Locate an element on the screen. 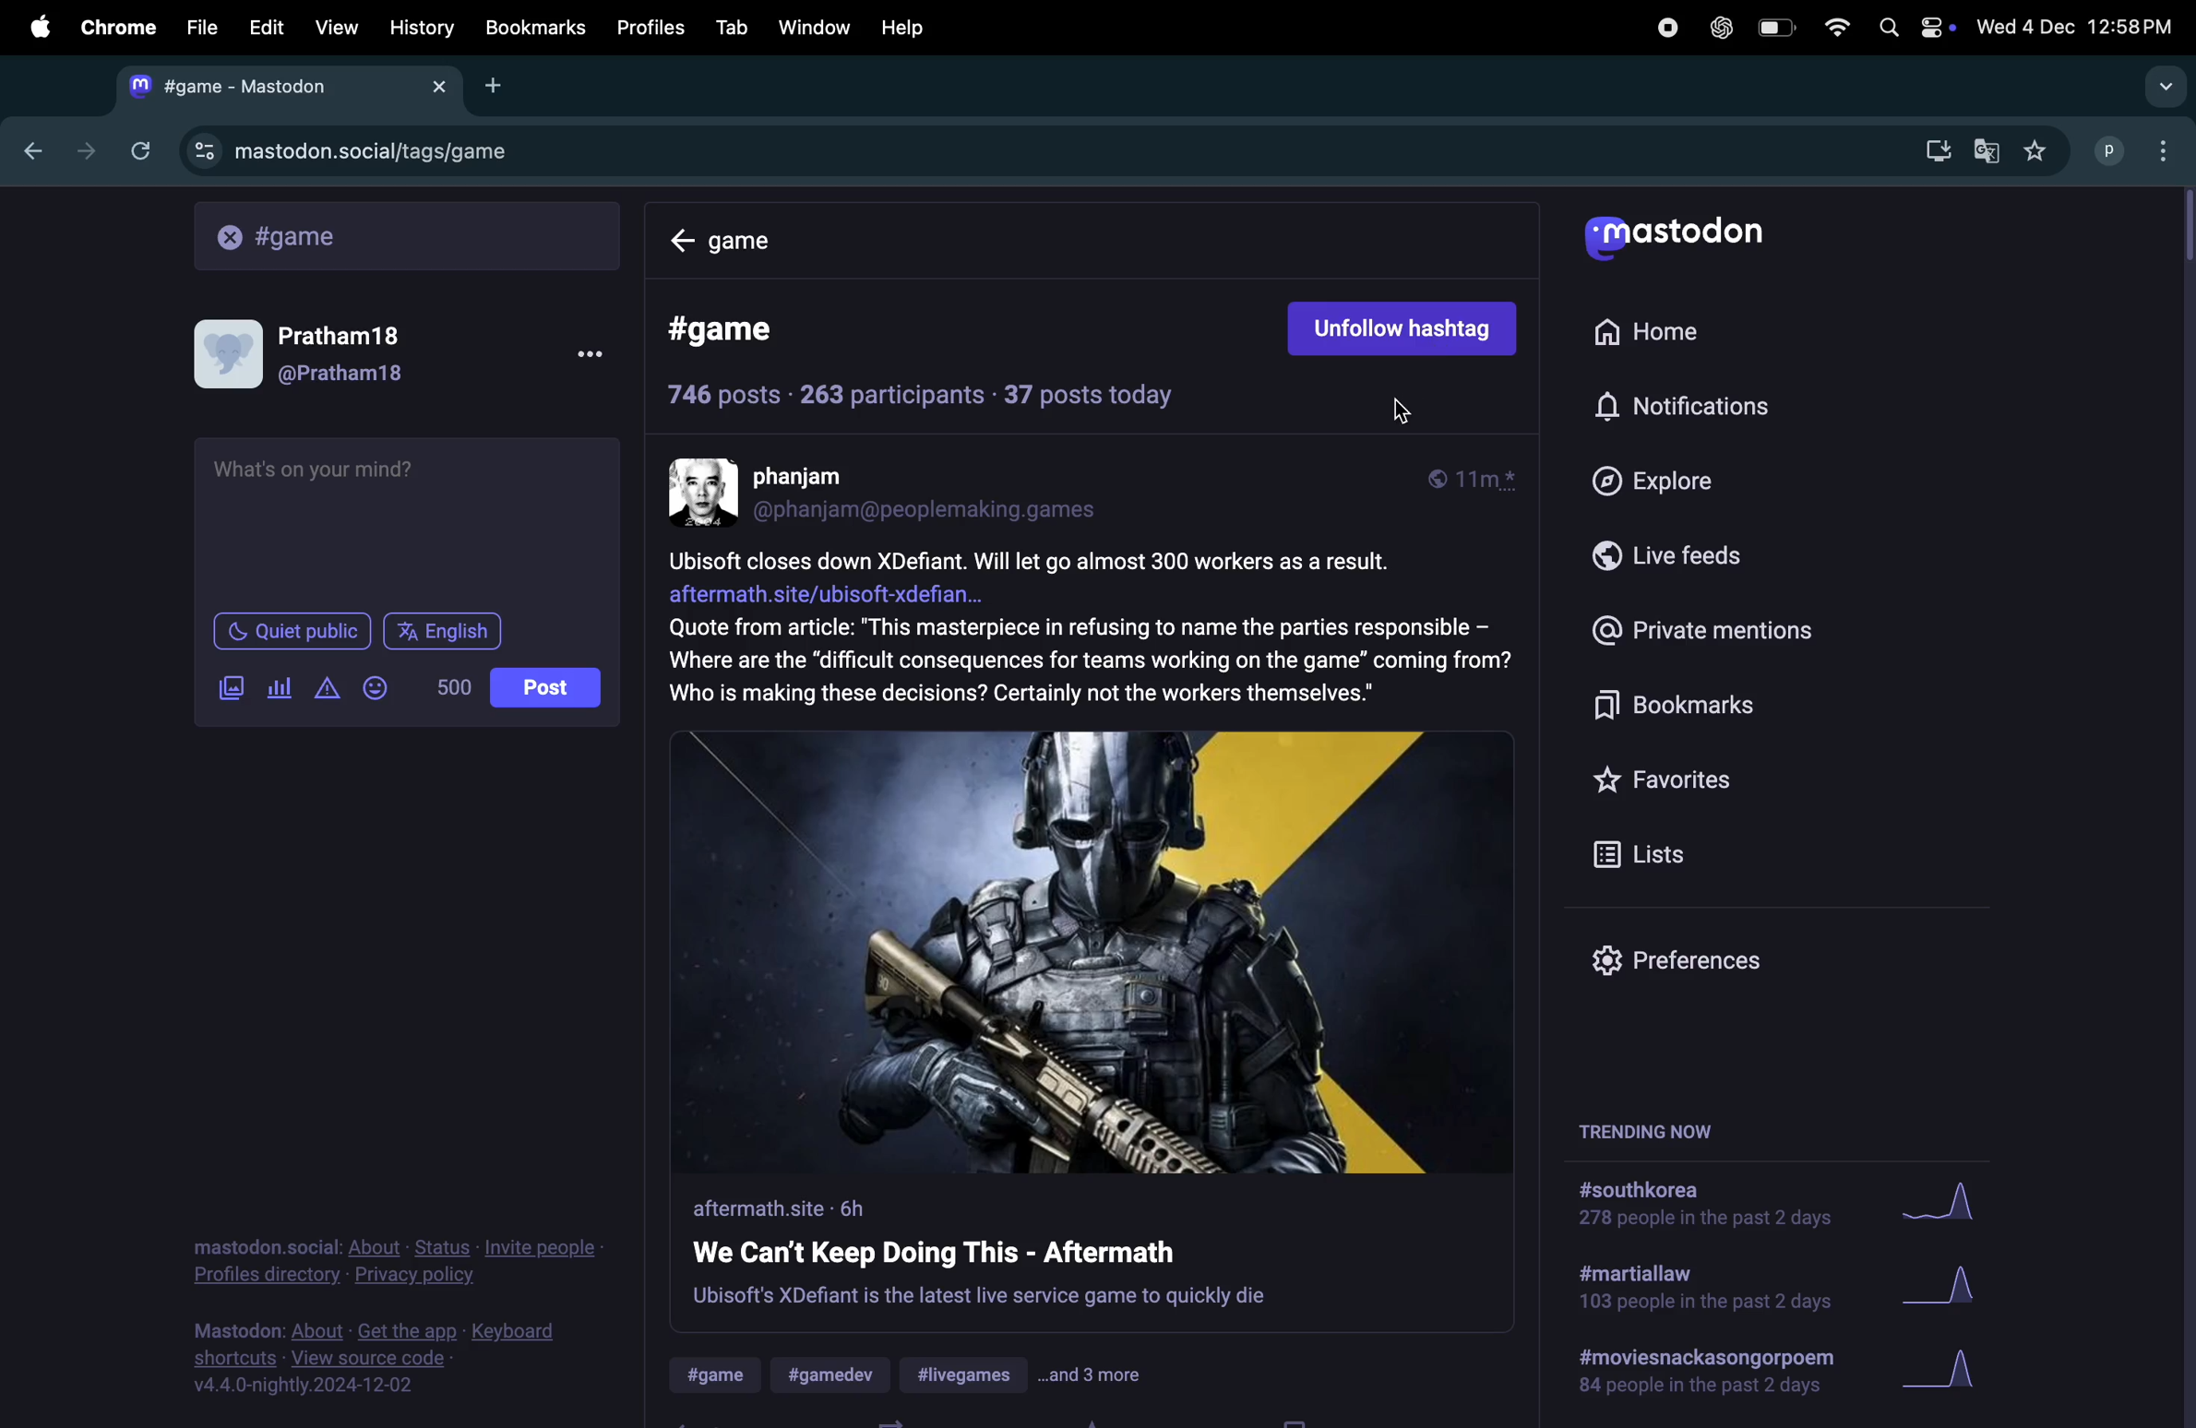  Profiles is located at coordinates (655, 28).